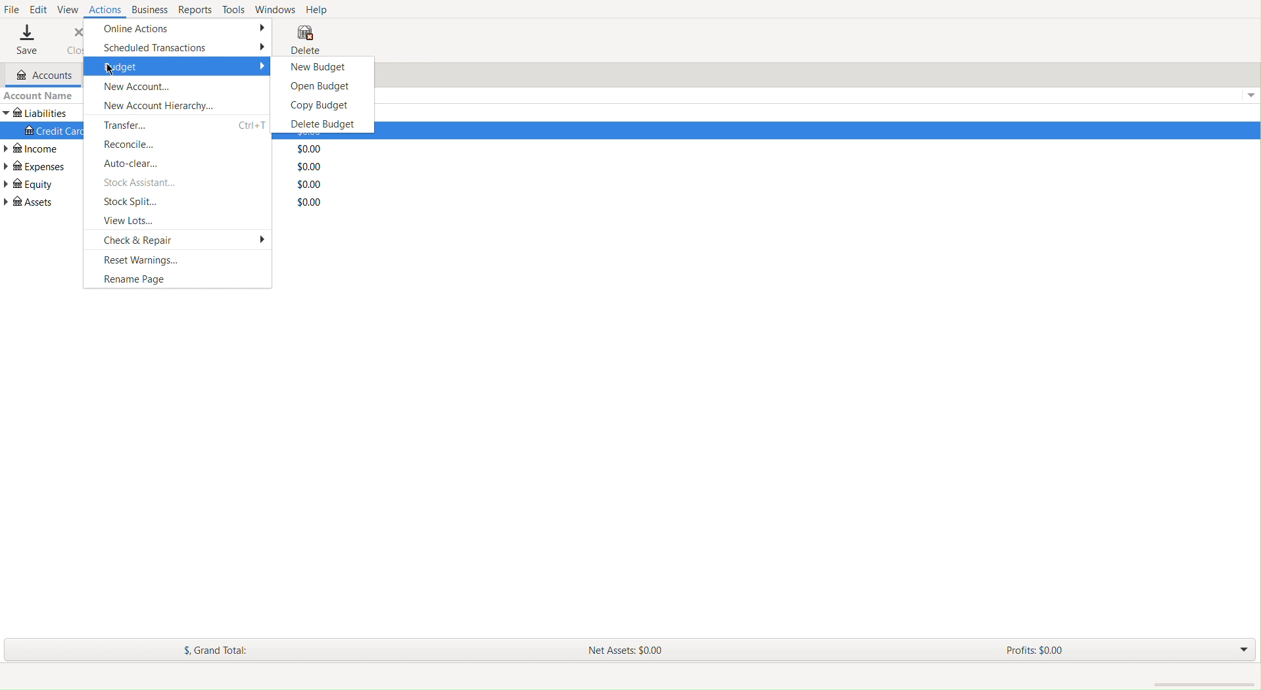 Image resolution: width=1261 pixels, height=690 pixels. Describe the element at coordinates (321, 9) in the screenshot. I see `Help` at that location.